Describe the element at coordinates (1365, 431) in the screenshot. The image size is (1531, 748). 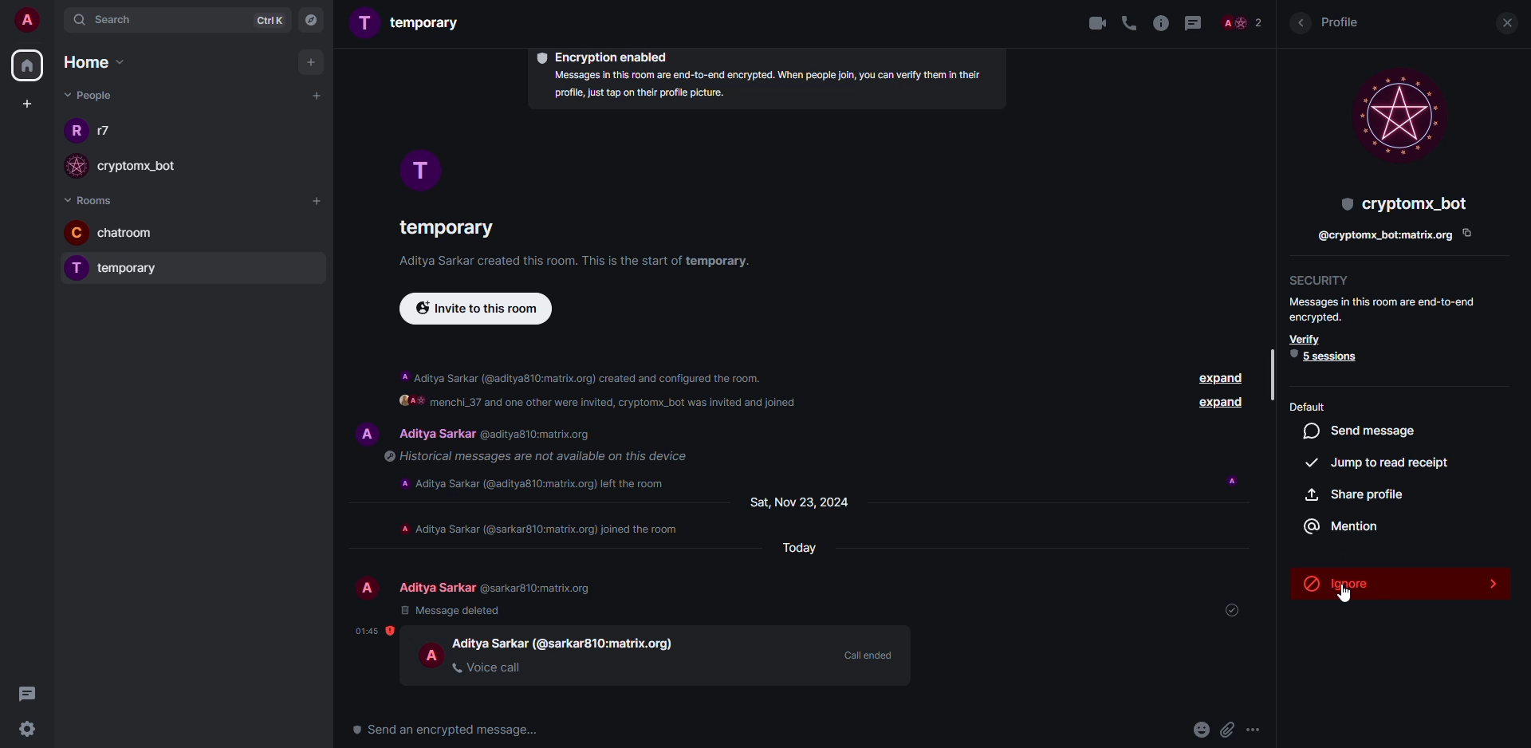
I see `sed message` at that location.